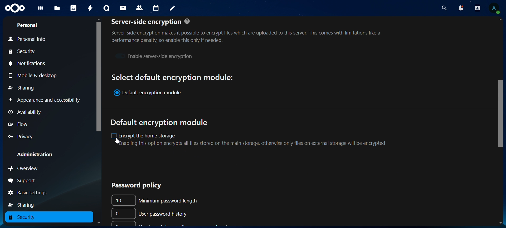 The width and height of the screenshot is (506, 228). Describe the element at coordinates (23, 52) in the screenshot. I see `security` at that location.